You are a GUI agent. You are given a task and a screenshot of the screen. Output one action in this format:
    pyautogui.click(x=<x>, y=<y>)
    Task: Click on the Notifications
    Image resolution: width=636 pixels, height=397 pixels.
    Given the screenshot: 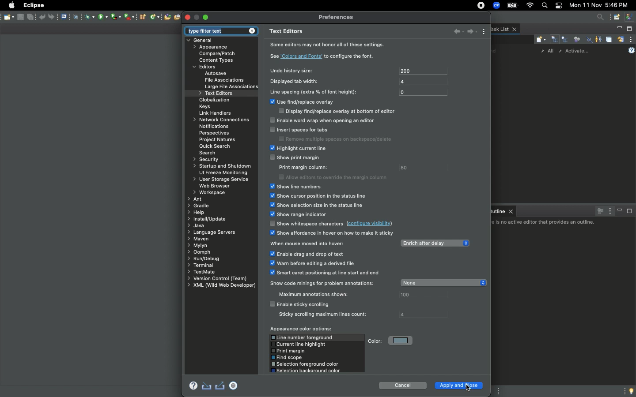 What is the action you would take?
    pyautogui.click(x=215, y=127)
    